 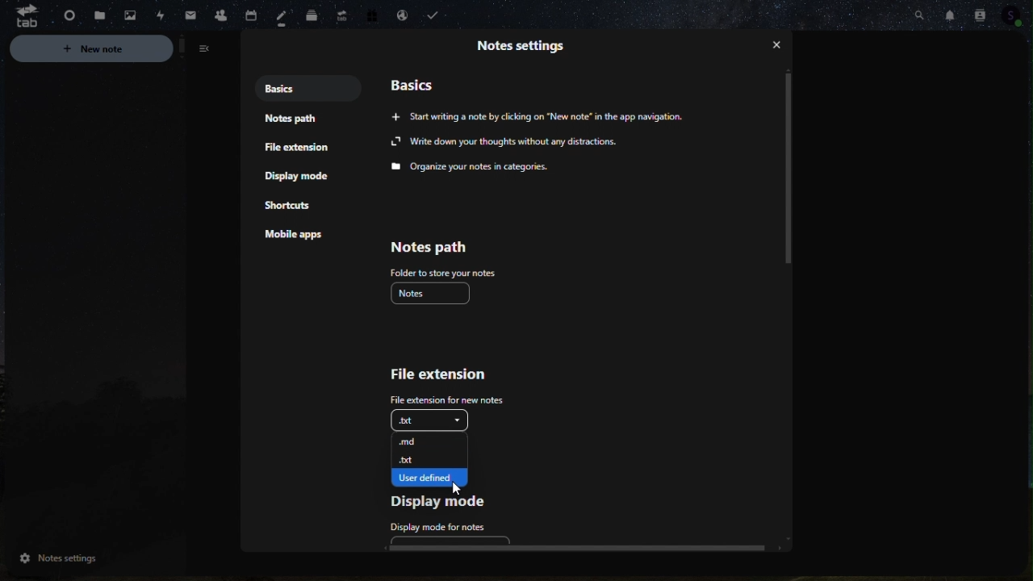 What do you see at coordinates (190, 12) in the screenshot?
I see `` at bounding box center [190, 12].